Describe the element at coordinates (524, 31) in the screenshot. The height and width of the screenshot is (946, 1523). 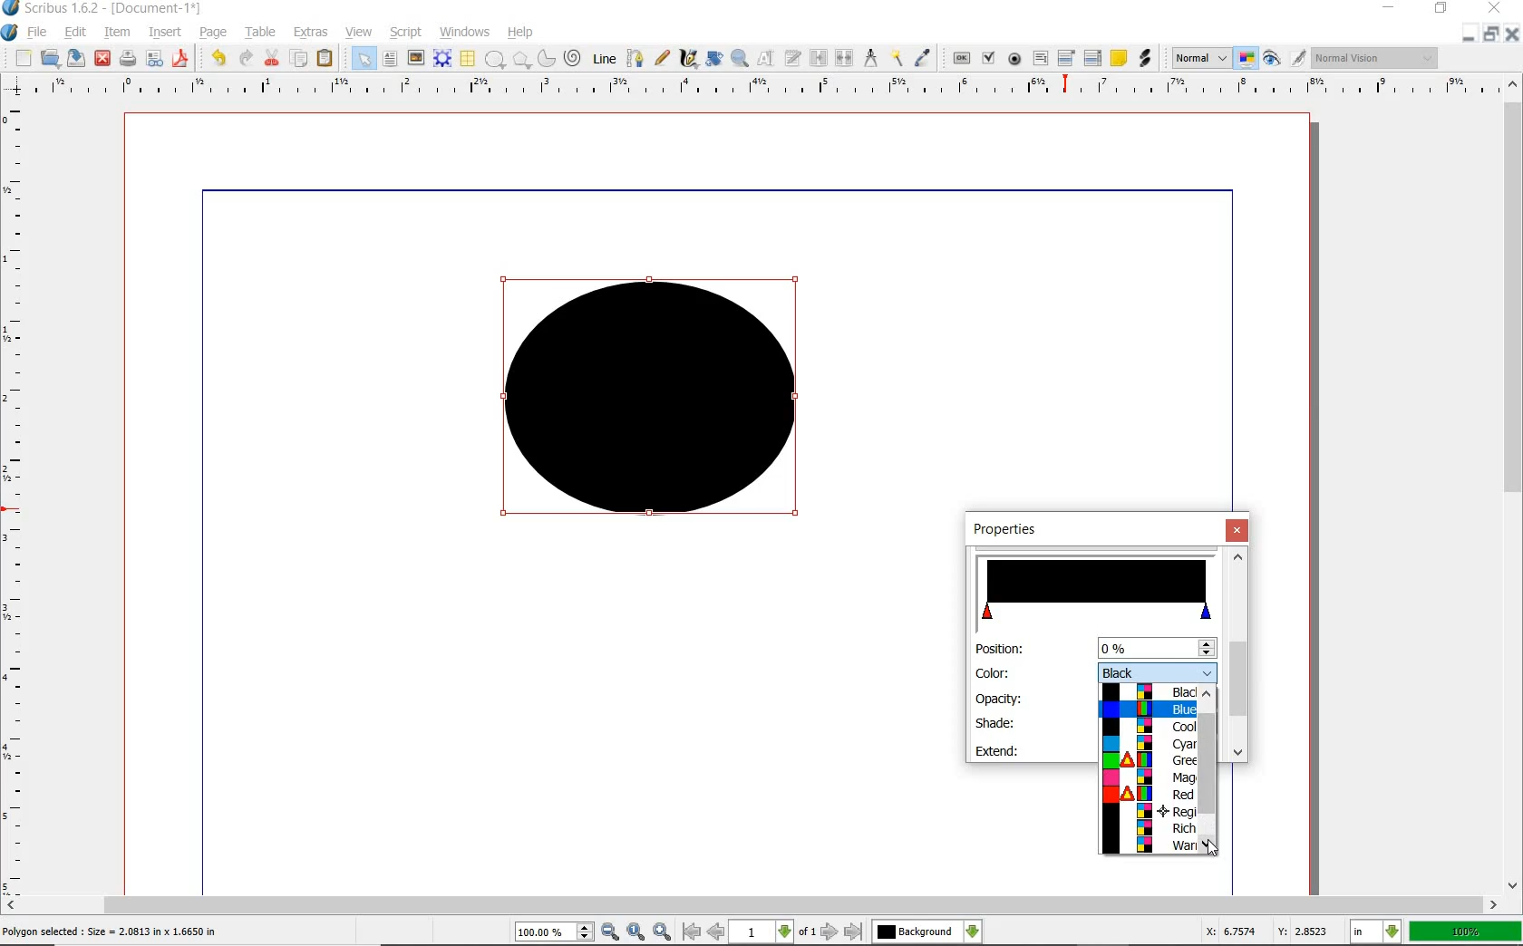
I see `HELP` at that location.